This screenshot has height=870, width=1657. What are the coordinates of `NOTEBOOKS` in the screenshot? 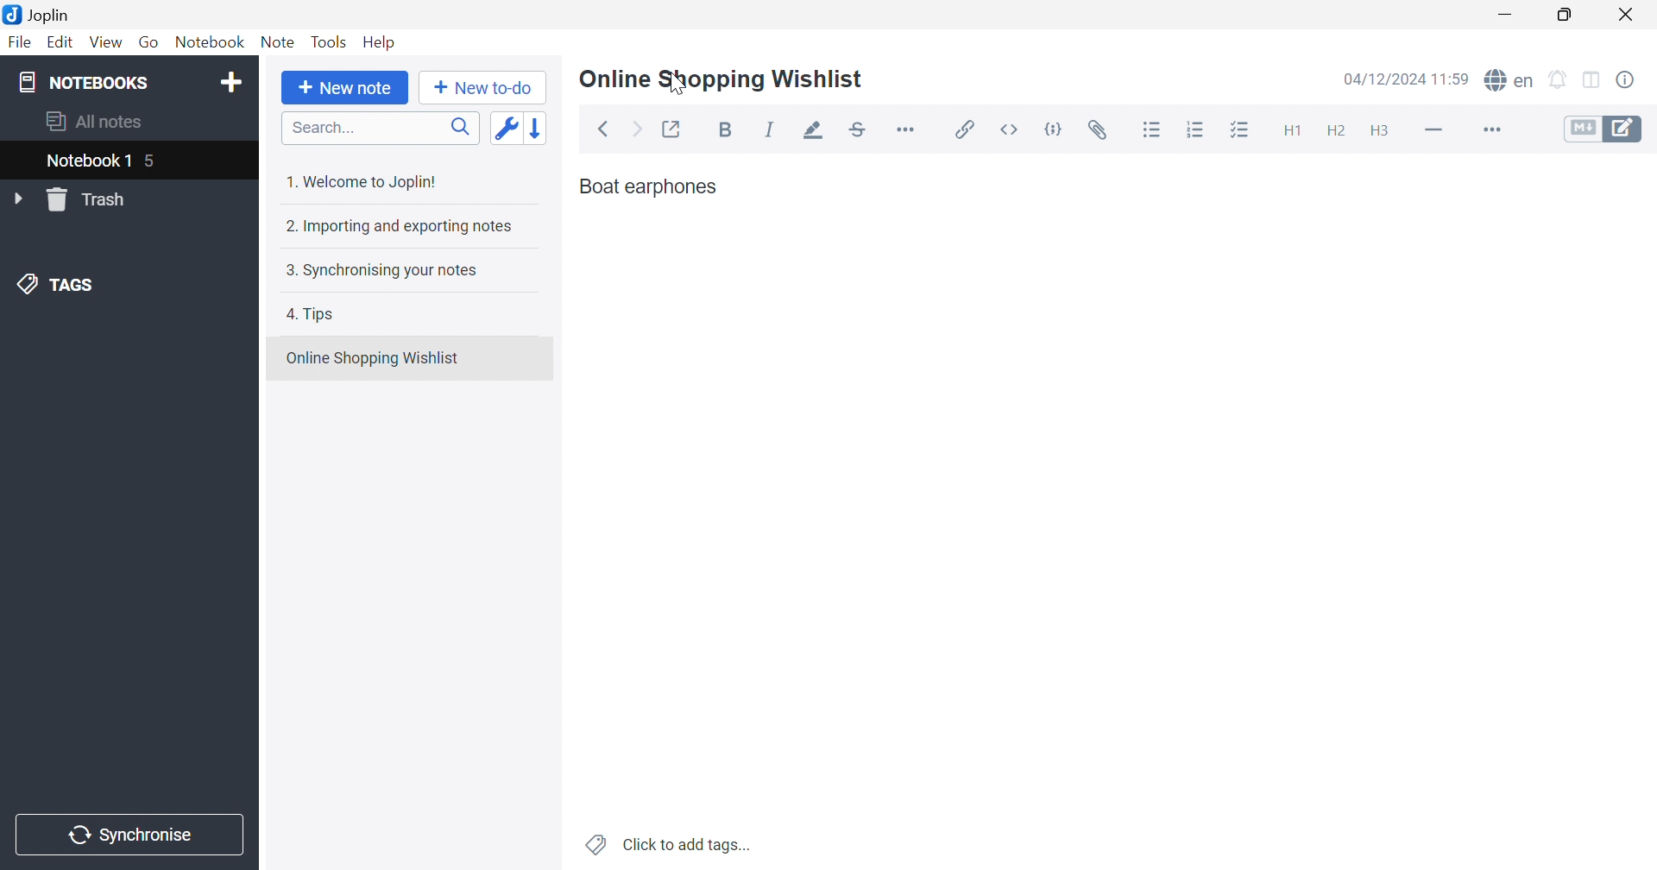 It's located at (82, 81).